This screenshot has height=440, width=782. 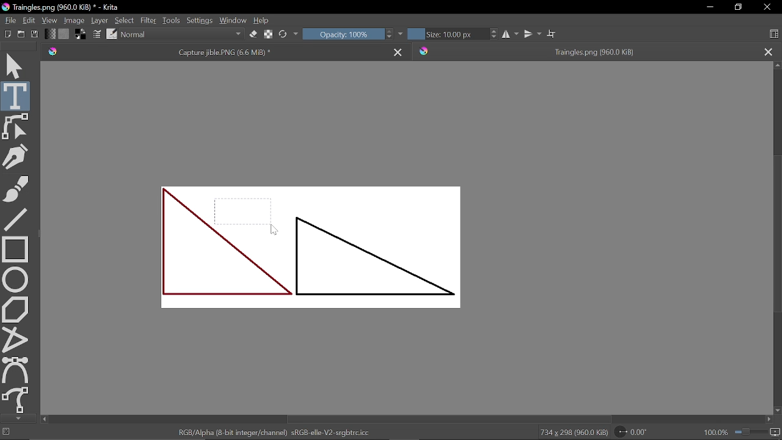 What do you see at coordinates (16, 96) in the screenshot?
I see `text tool` at bounding box center [16, 96].